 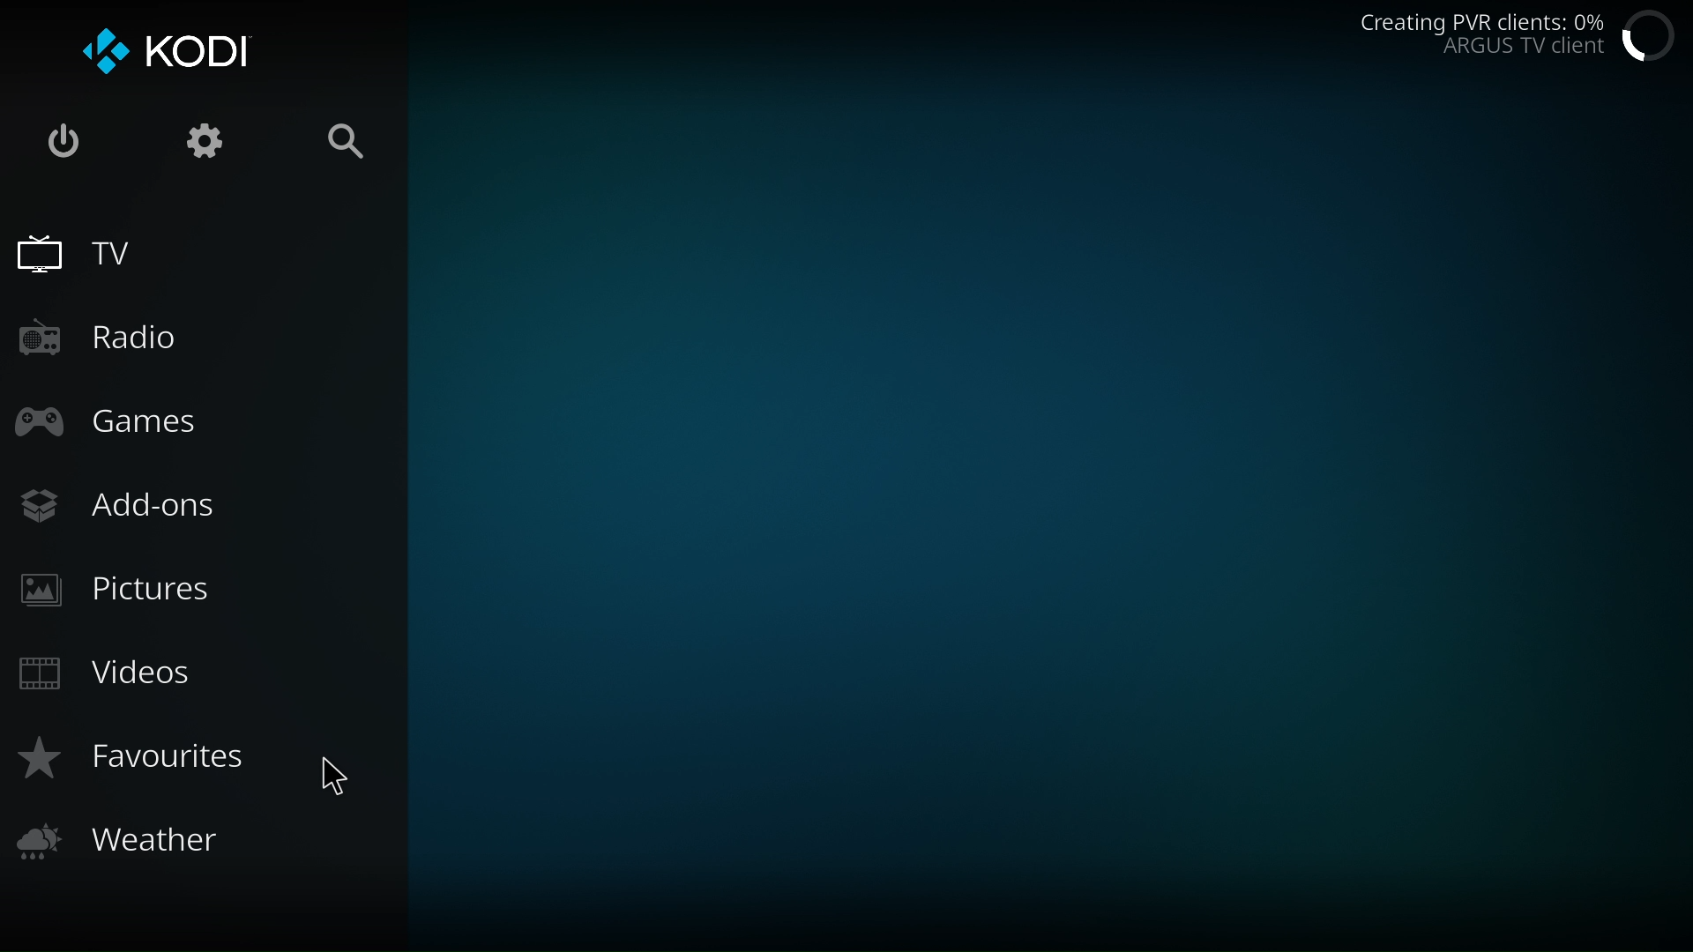 I want to click on cursor, so click(x=333, y=776).